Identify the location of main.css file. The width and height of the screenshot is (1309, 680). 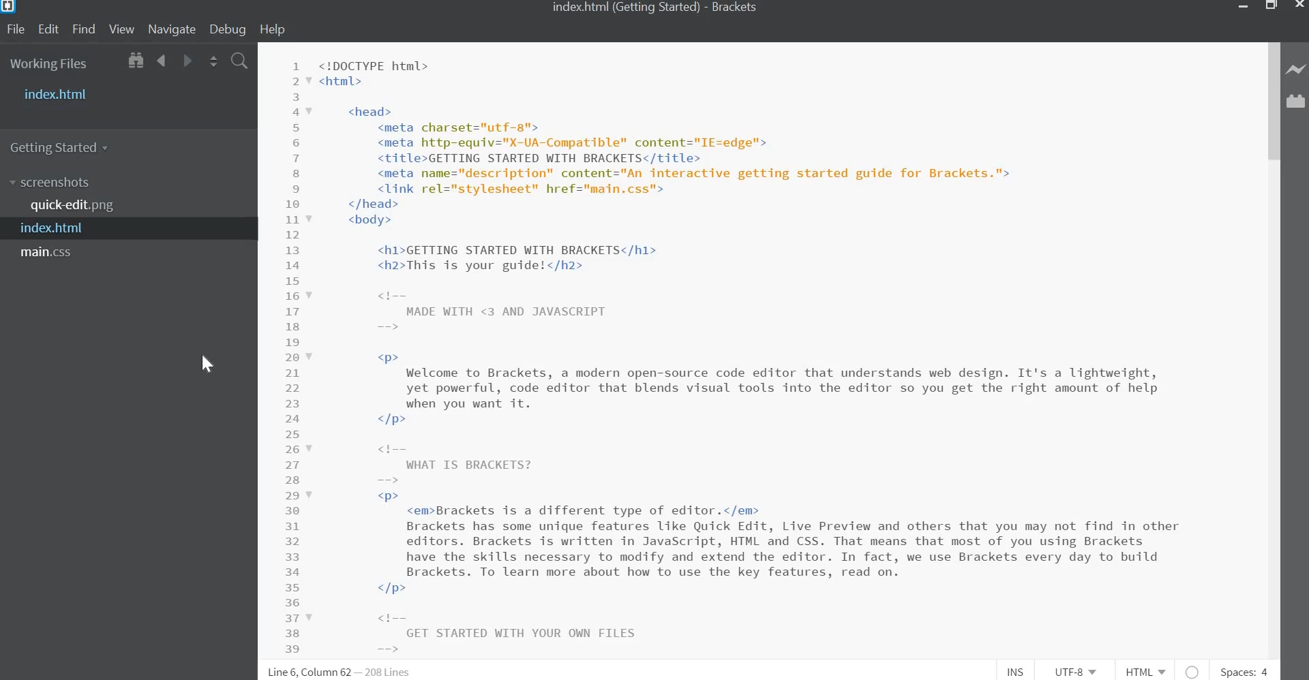
(50, 253).